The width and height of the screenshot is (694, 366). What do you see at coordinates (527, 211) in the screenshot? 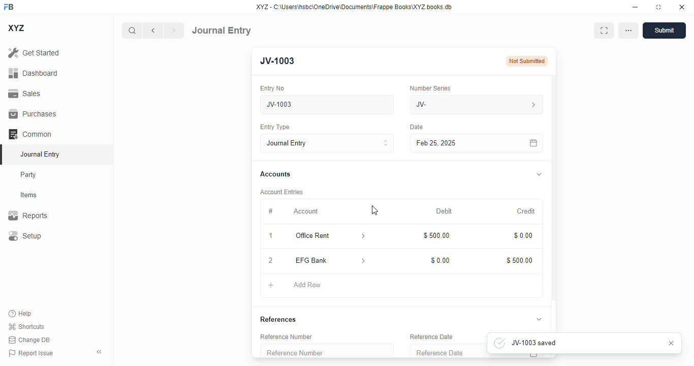
I see `credit` at bounding box center [527, 211].